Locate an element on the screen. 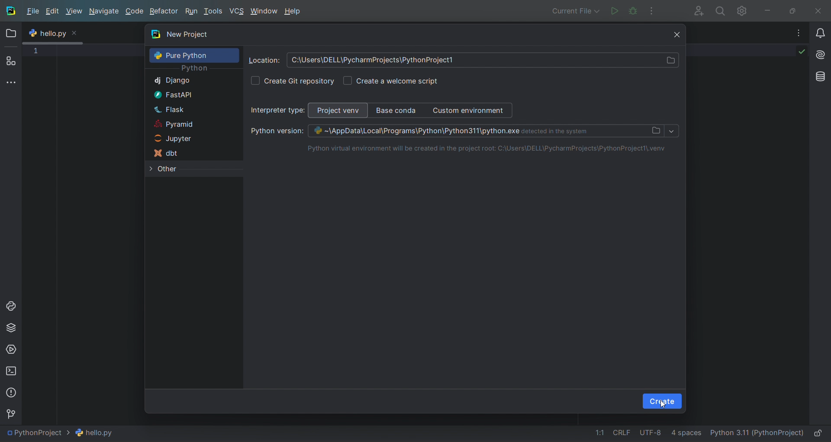 This screenshot has height=442, width=831. intererpreter is located at coordinates (756, 433).